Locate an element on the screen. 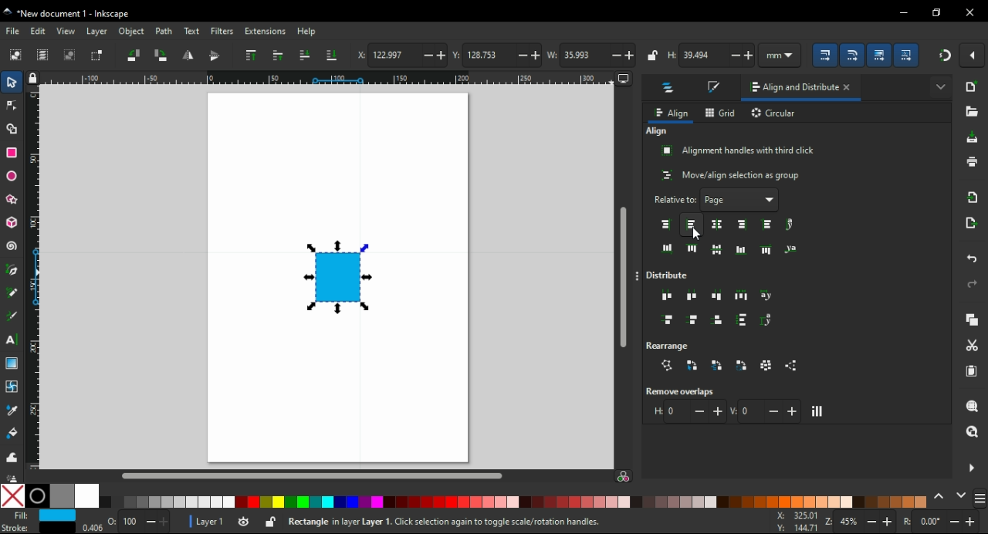 The height and width of the screenshot is (534, 988). distribute is located at coordinates (671, 274).